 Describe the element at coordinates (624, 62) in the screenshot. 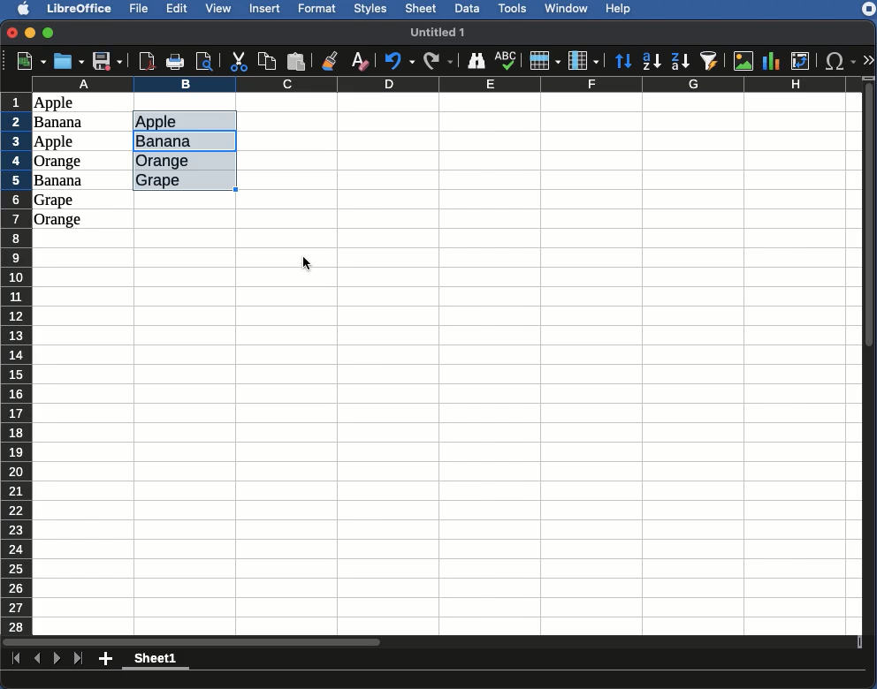

I see `Sort` at that location.